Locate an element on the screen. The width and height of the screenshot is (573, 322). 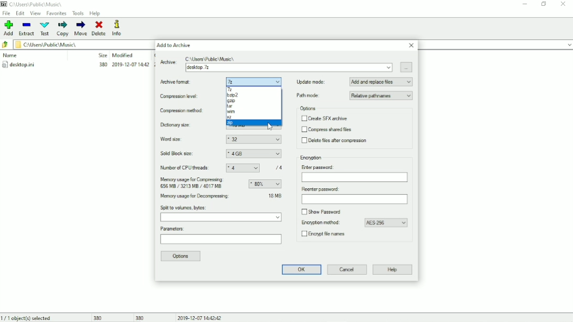
Modified is located at coordinates (123, 55).